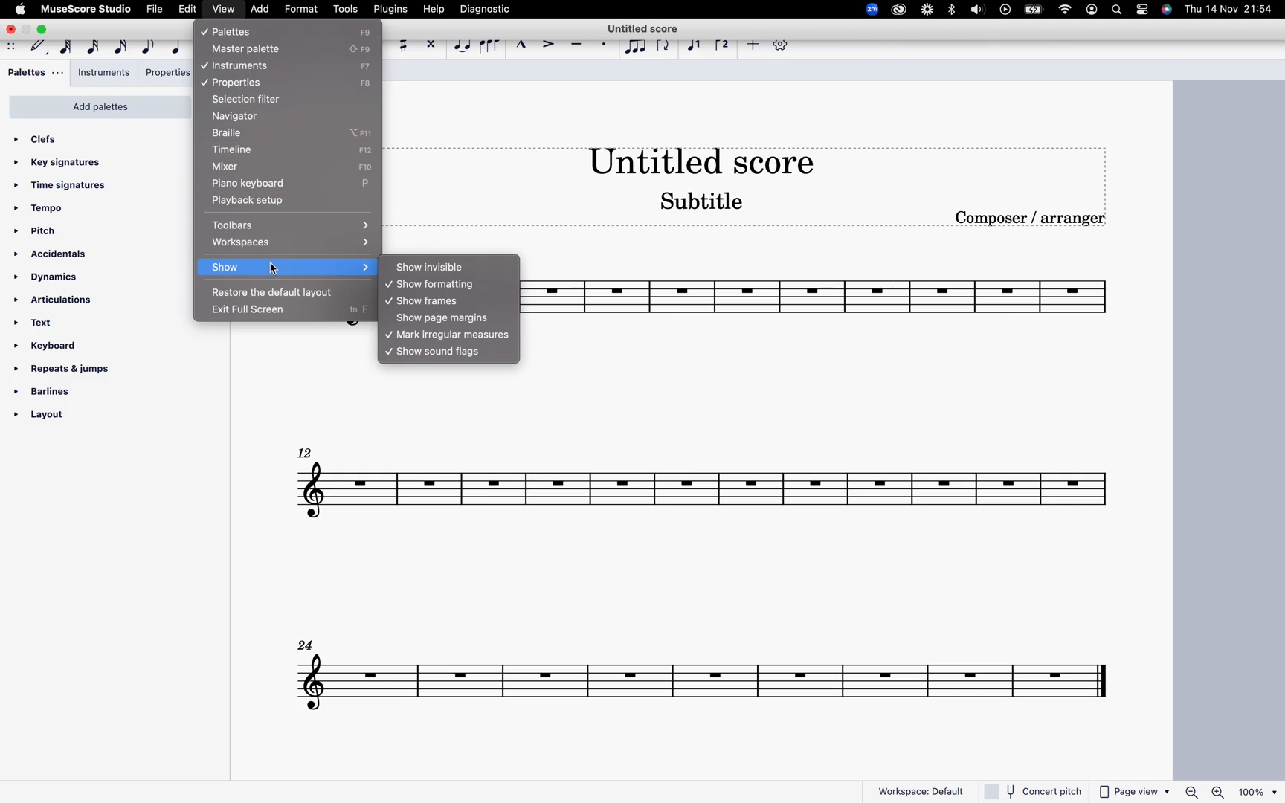 The height and width of the screenshot is (803, 1285). Describe the element at coordinates (1092, 9) in the screenshot. I see `profile` at that location.